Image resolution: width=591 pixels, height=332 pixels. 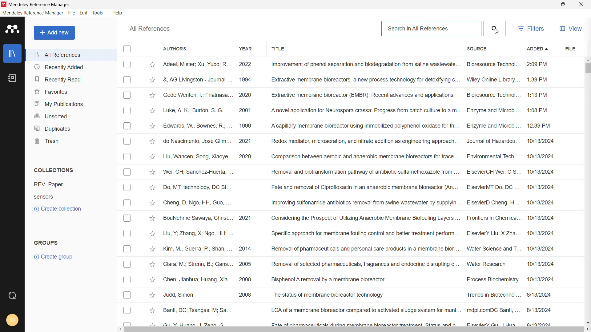 What do you see at coordinates (12, 53) in the screenshot?
I see `library` at bounding box center [12, 53].